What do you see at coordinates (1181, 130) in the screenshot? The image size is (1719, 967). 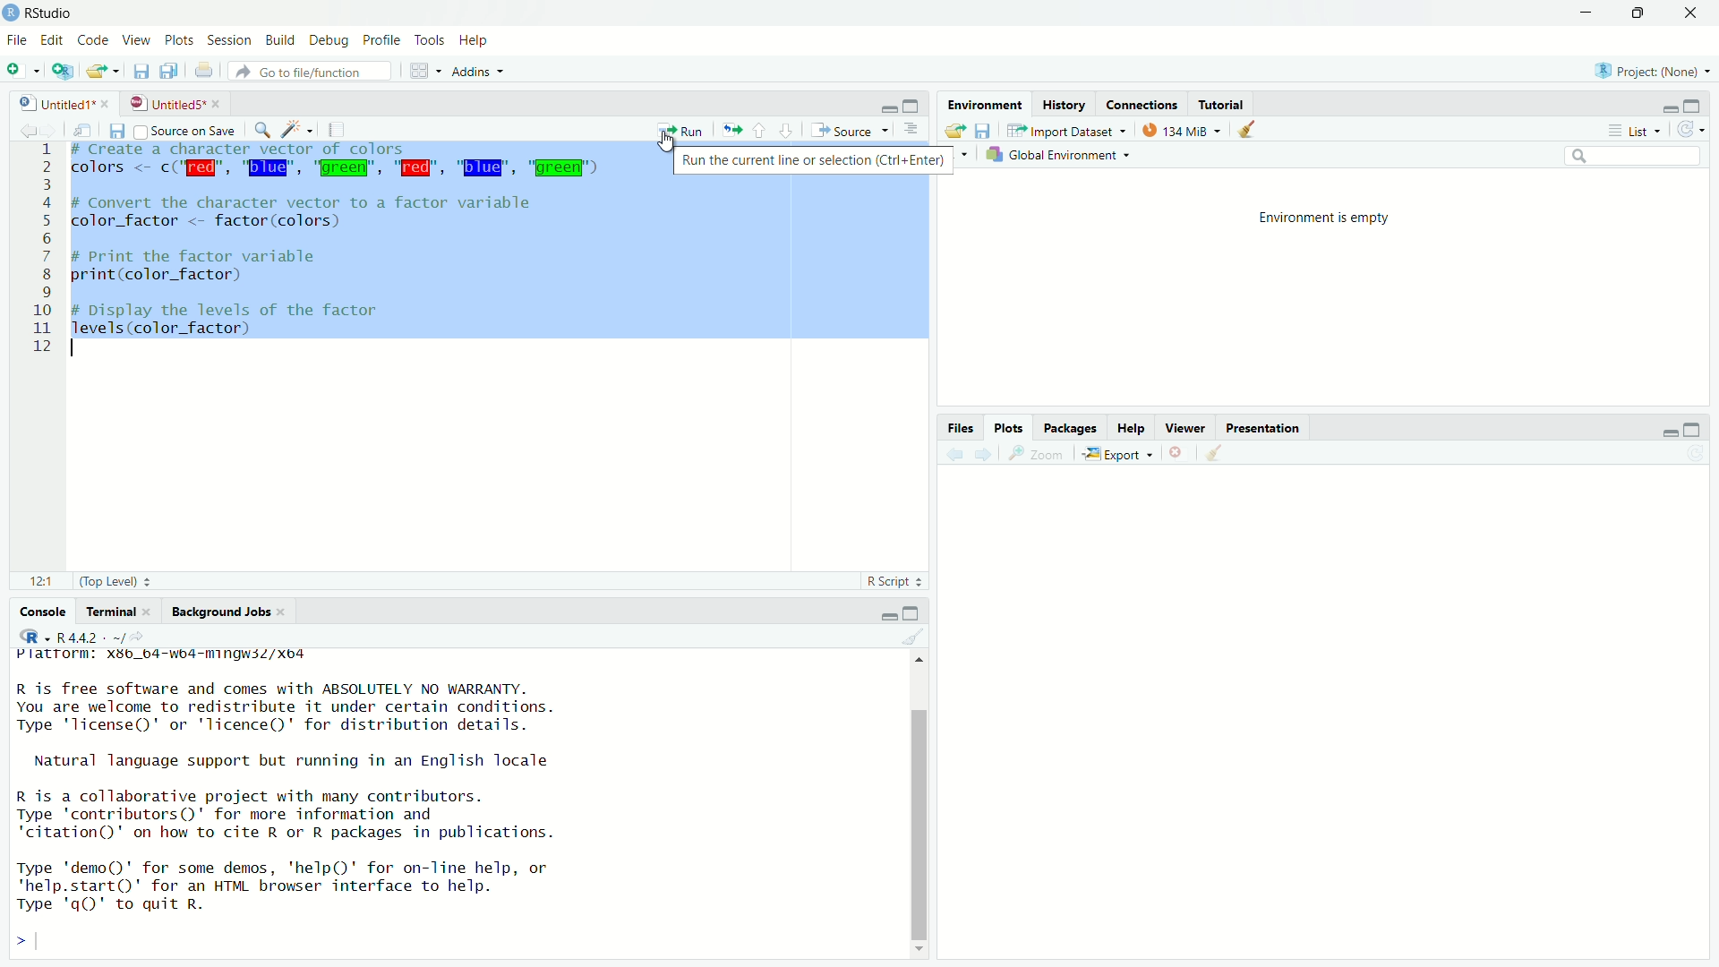 I see `134 MiB` at bounding box center [1181, 130].